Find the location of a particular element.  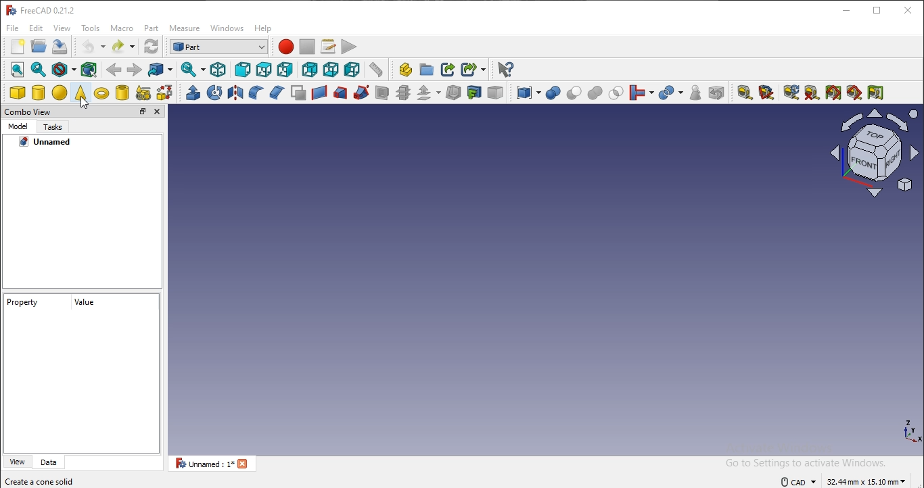

join objects is located at coordinates (638, 93).